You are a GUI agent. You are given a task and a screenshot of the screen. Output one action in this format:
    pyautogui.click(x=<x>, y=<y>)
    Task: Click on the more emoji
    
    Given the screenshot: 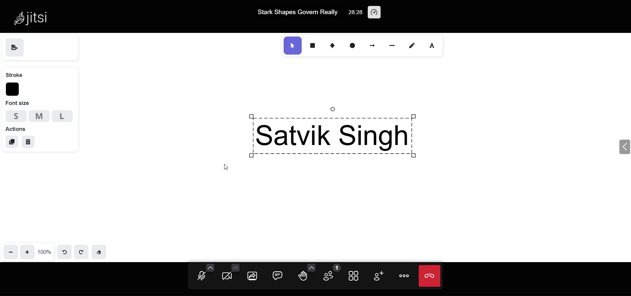 What is the action you would take?
    pyautogui.click(x=311, y=267)
    